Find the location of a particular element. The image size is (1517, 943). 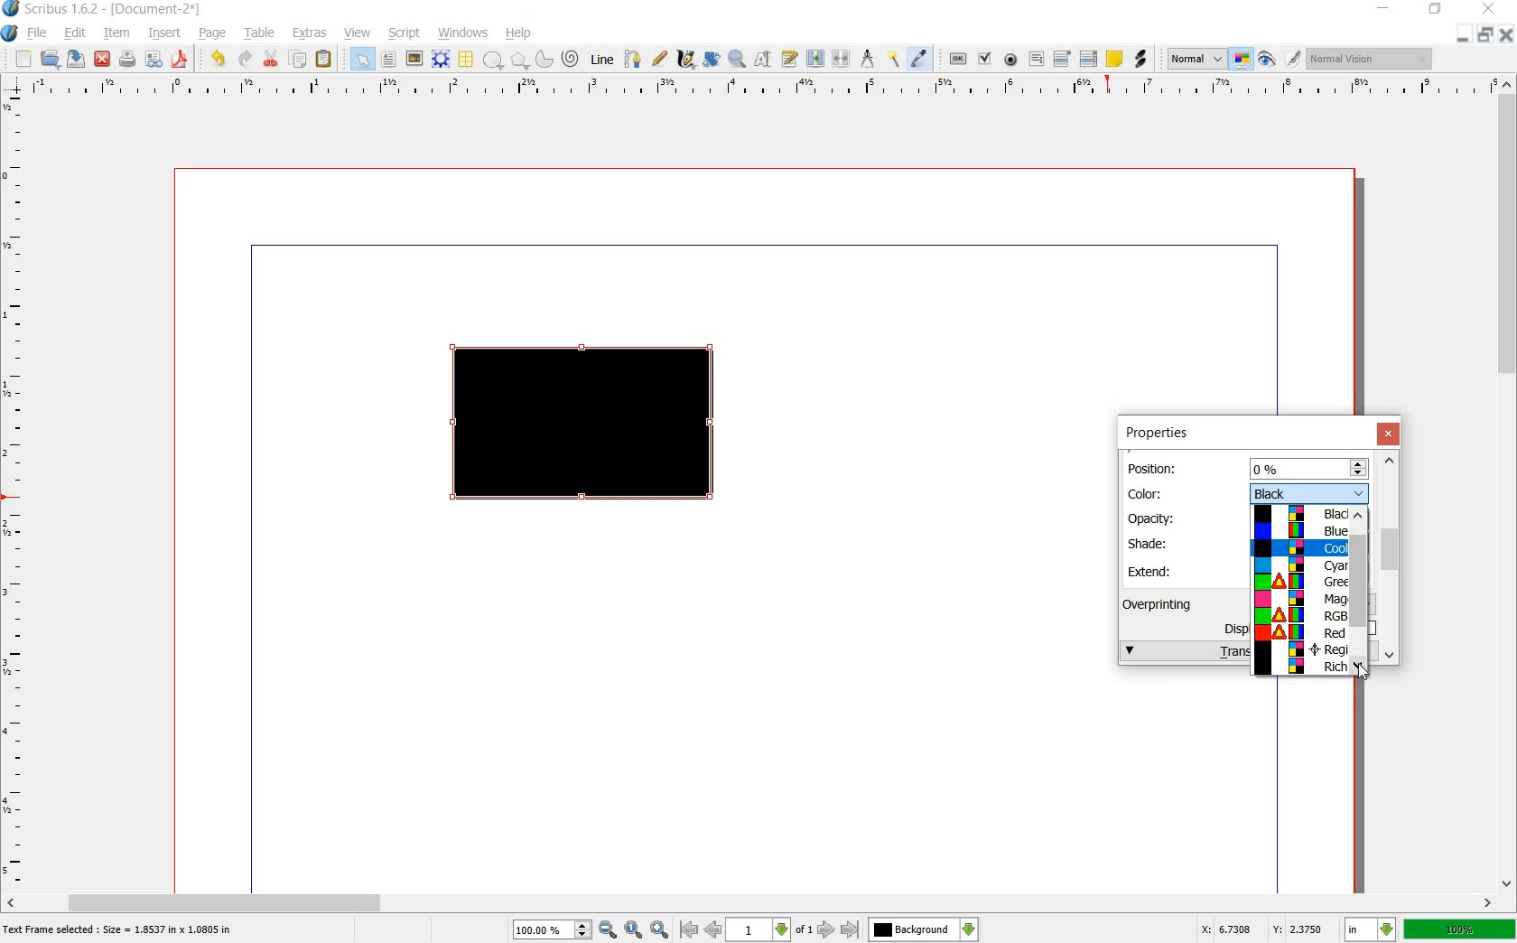

properties is located at coordinates (1156, 434).